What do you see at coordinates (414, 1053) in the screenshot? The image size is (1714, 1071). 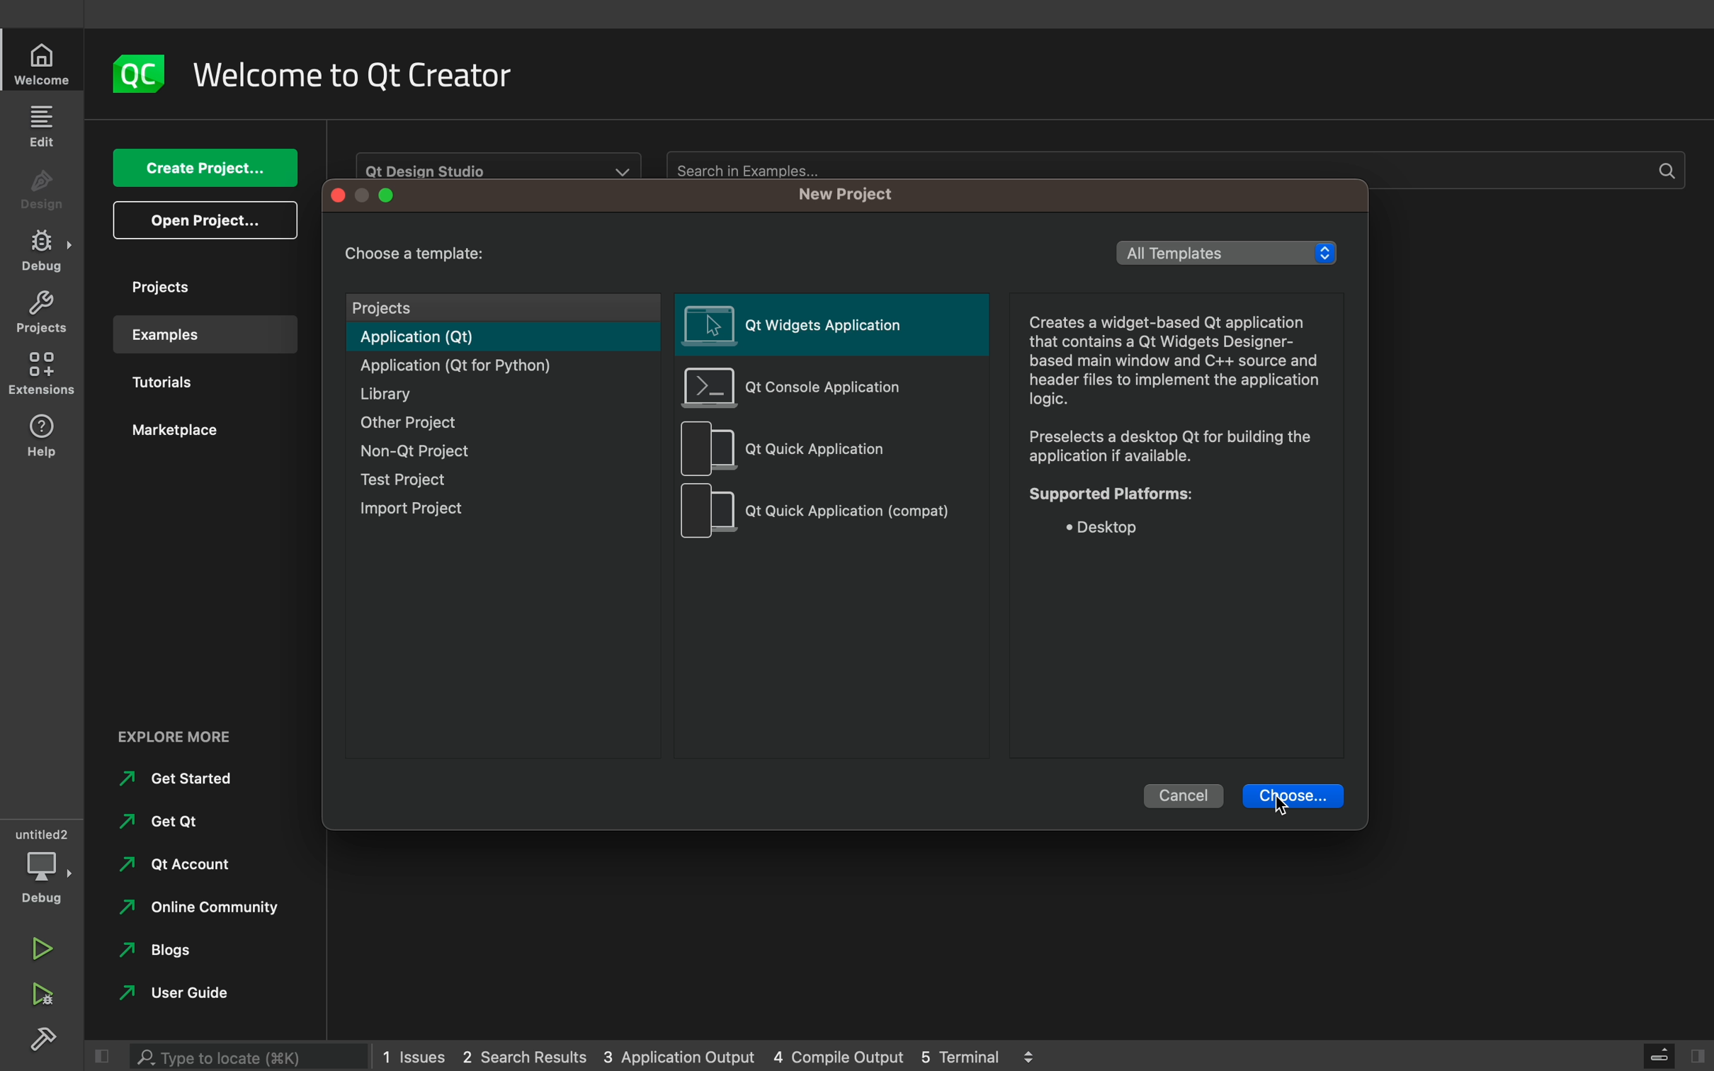 I see `1 issues` at bounding box center [414, 1053].